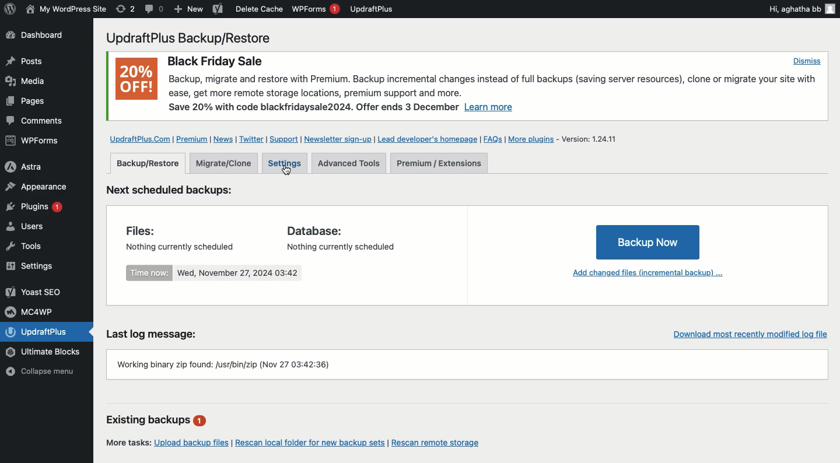 The width and height of the screenshot is (840, 463). Describe the element at coordinates (23, 61) in the screenshot. I see `Posts` at that location.